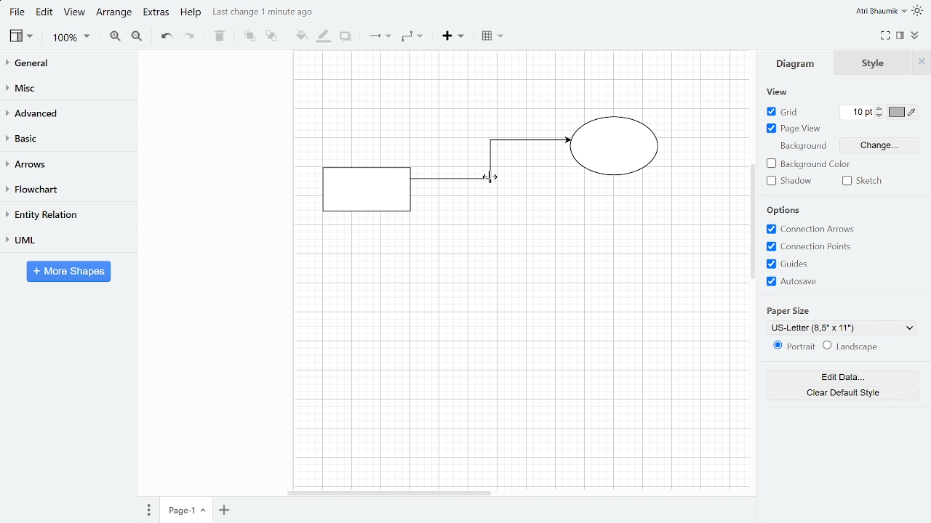  I want to click on More shapes, so click(70, 271).